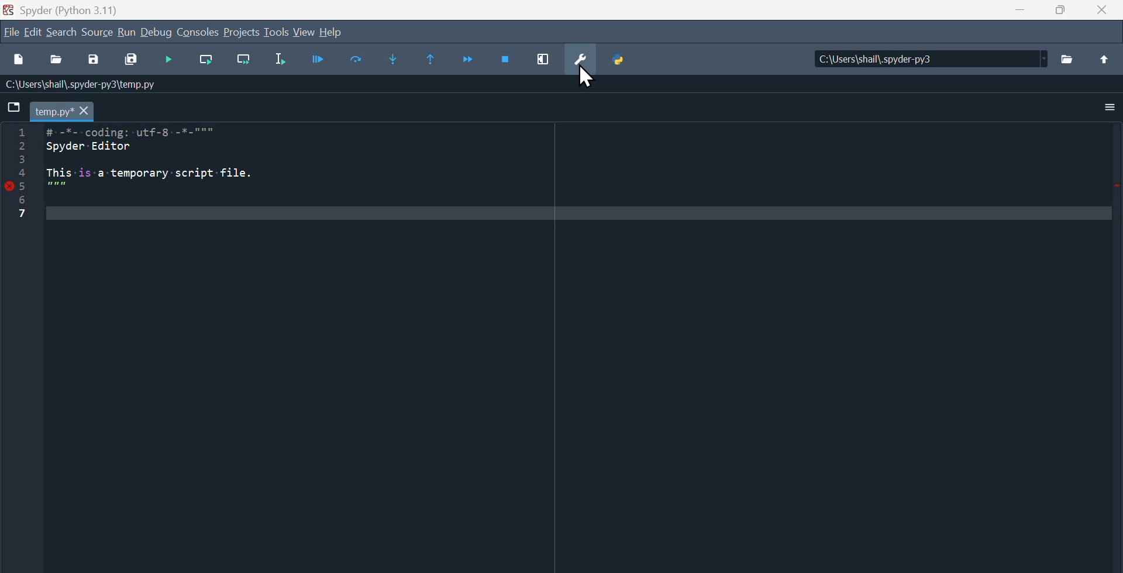 This screenshot has width=1123, height=573. Describe the element at coordinates (588, 59) in the screenshot. I see `Preferences` at that location.